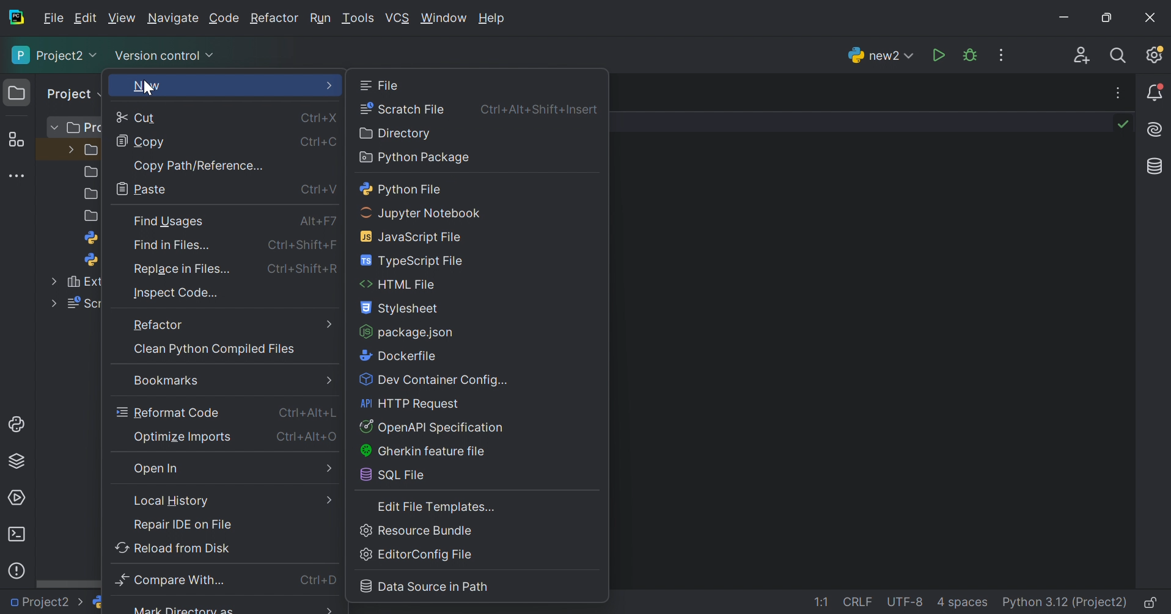  I want to click on Close, so click(1152, 17).